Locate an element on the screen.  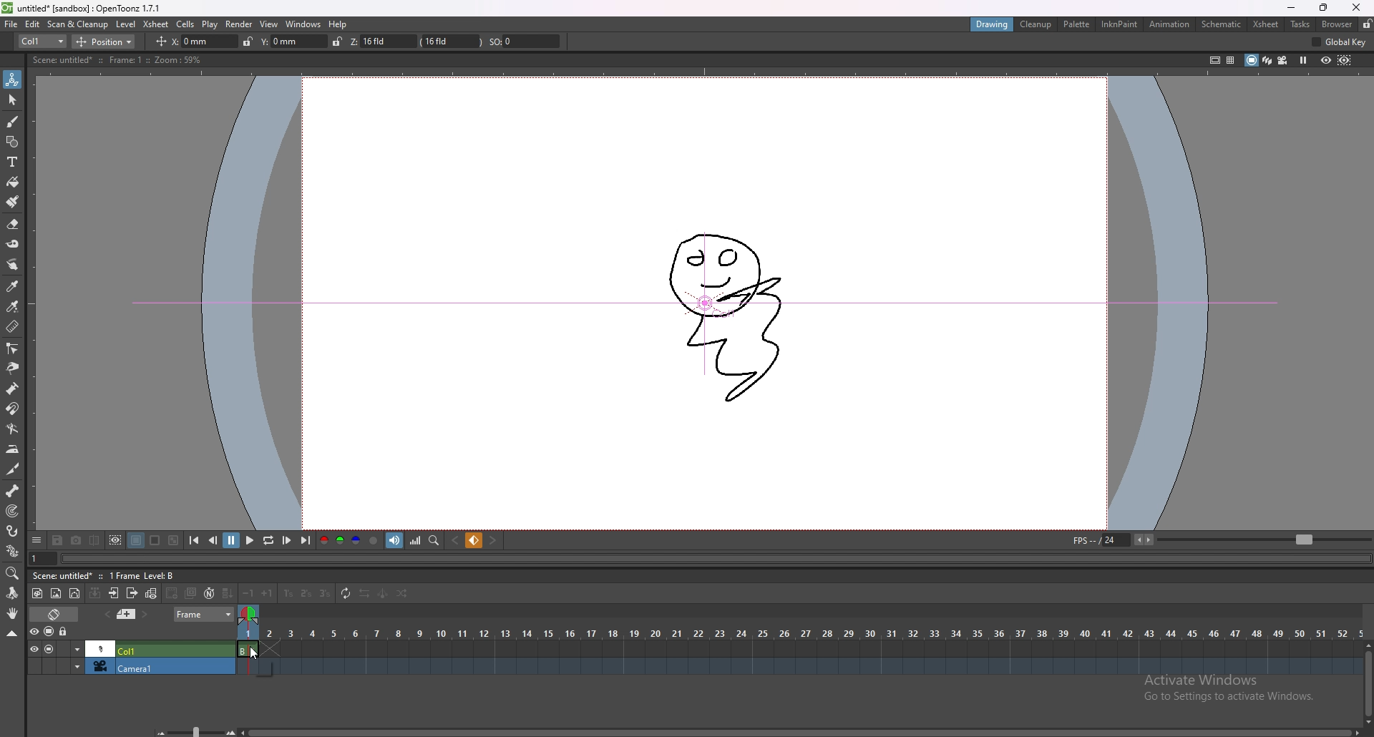
brush is located at coordinates (13, 122).